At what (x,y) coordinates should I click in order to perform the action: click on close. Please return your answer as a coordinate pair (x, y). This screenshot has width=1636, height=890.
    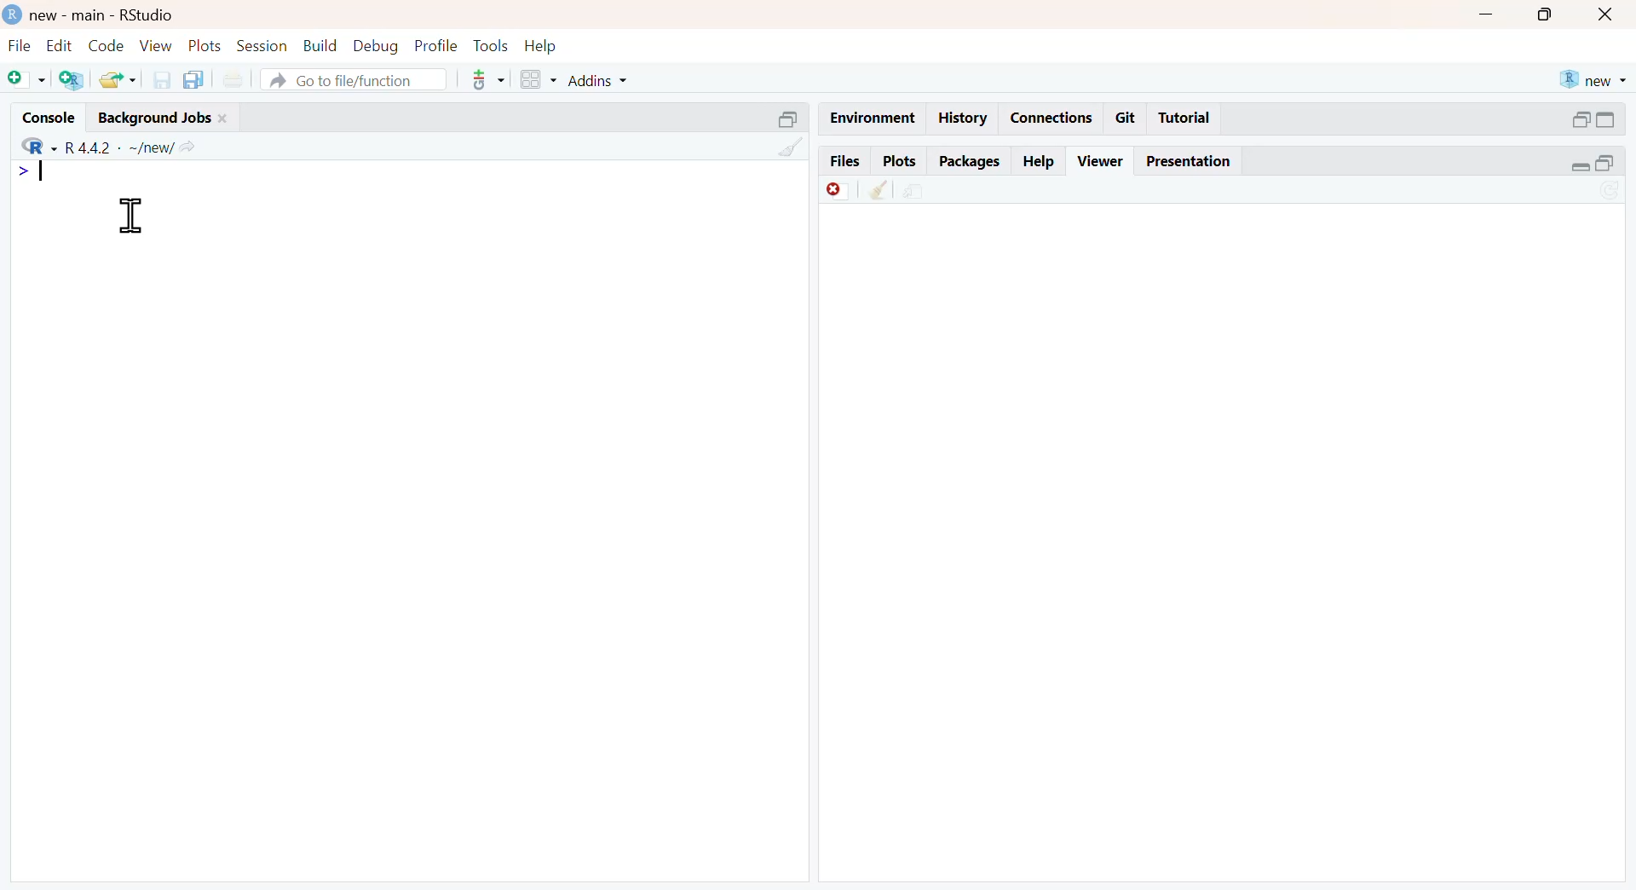
    Looking at the image, I should click on (1607, 14).